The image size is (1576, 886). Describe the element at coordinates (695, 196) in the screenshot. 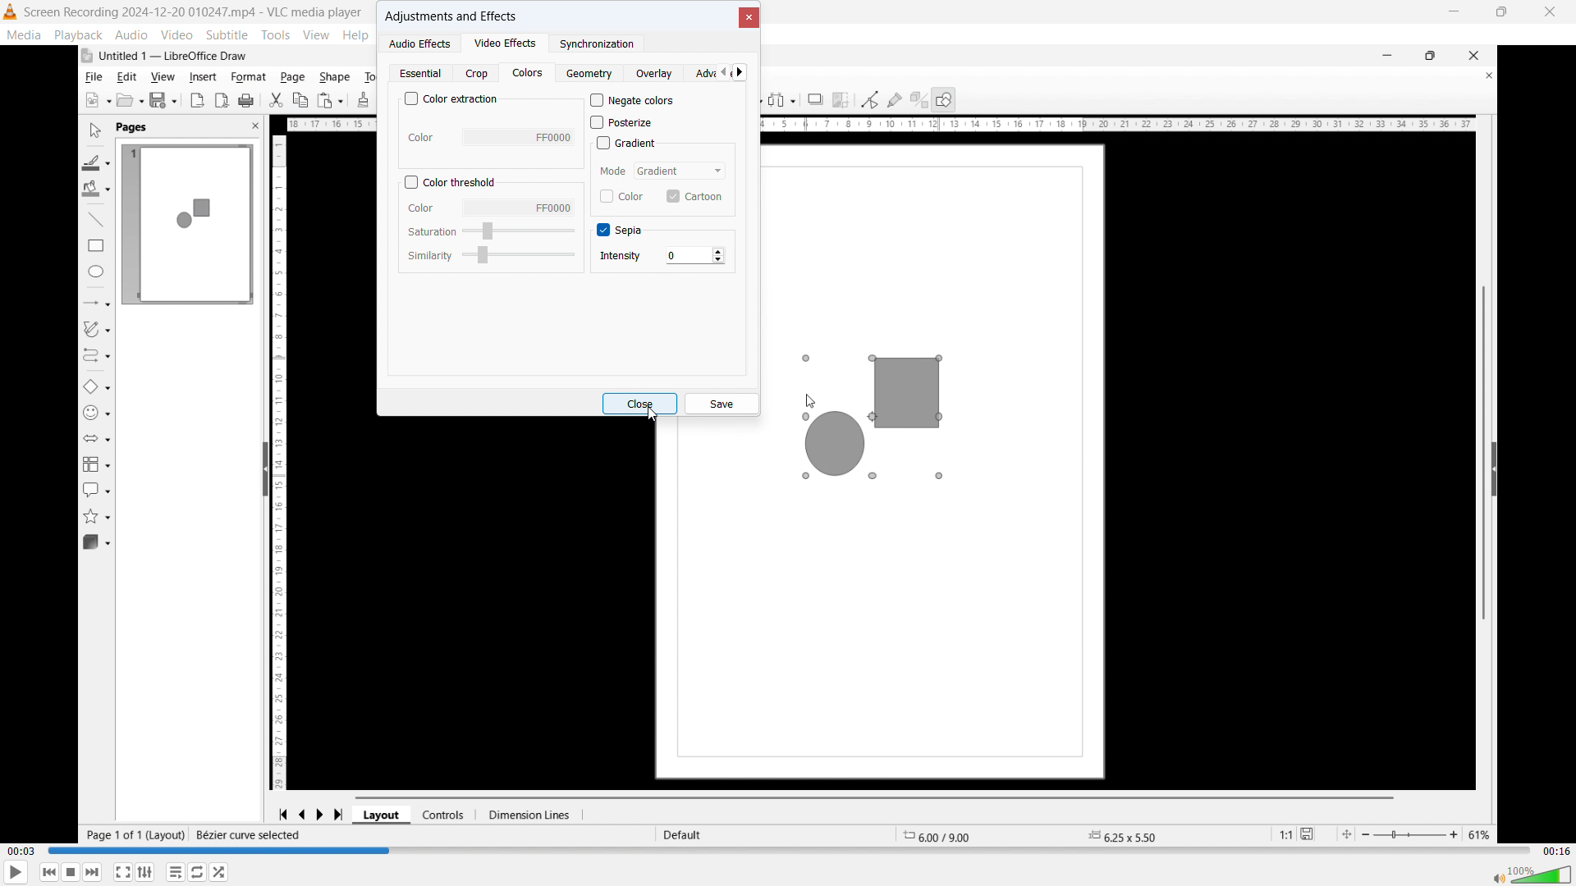

I see `Cartoon ` at that location.